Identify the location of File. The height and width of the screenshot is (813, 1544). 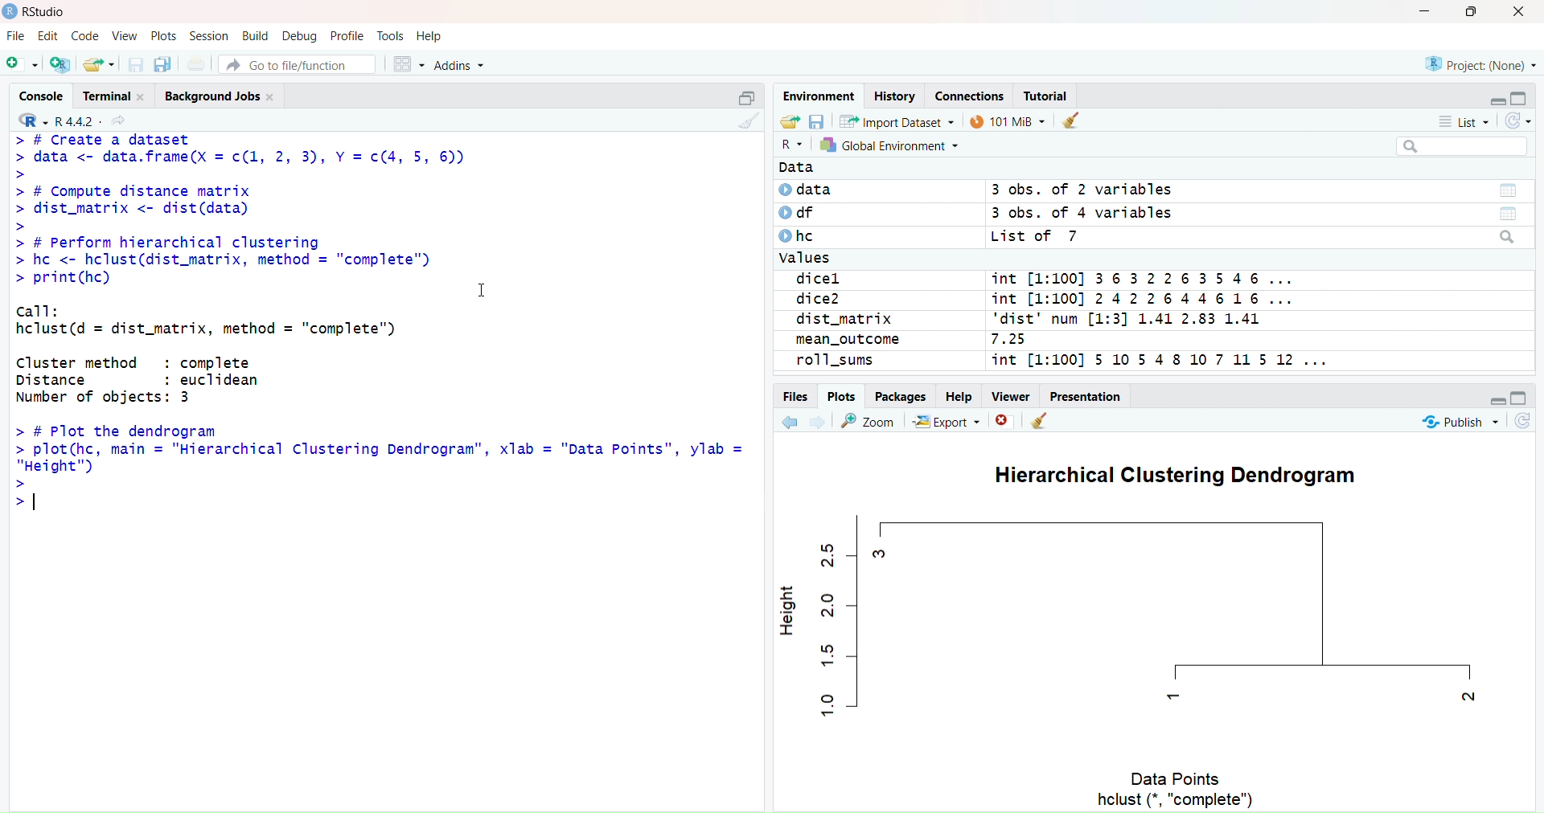
(14, 35).